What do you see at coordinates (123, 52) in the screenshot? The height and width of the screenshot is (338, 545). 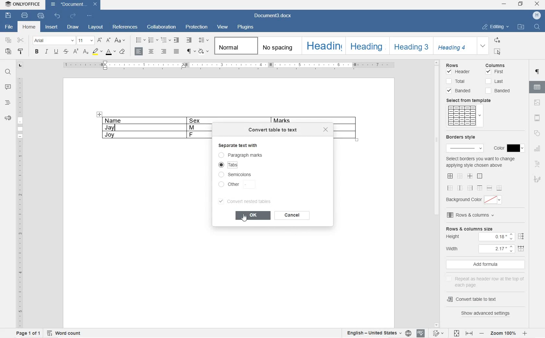 I see `COPY STYLE` at bounding box center [123, 52].